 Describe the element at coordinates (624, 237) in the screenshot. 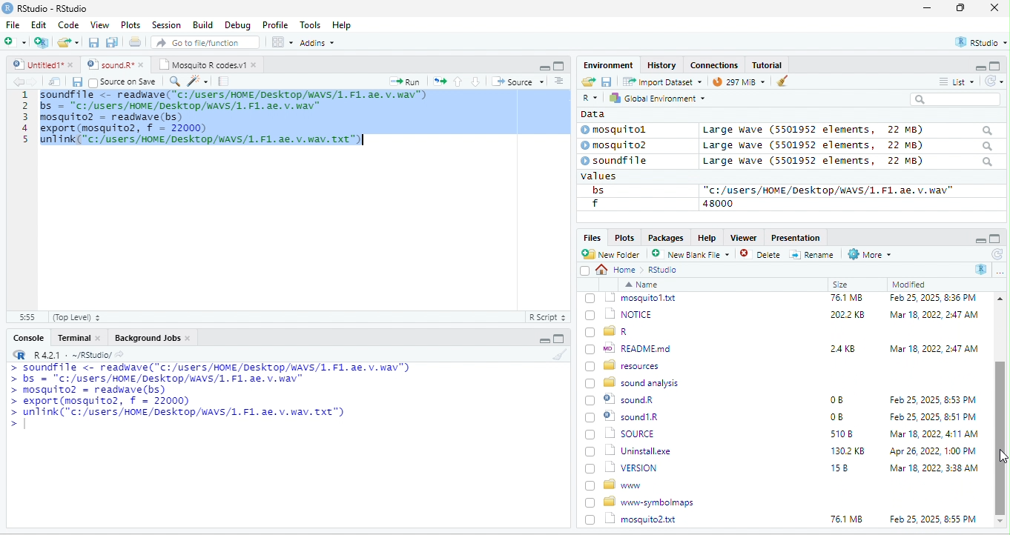

I see `Plots` at that location.